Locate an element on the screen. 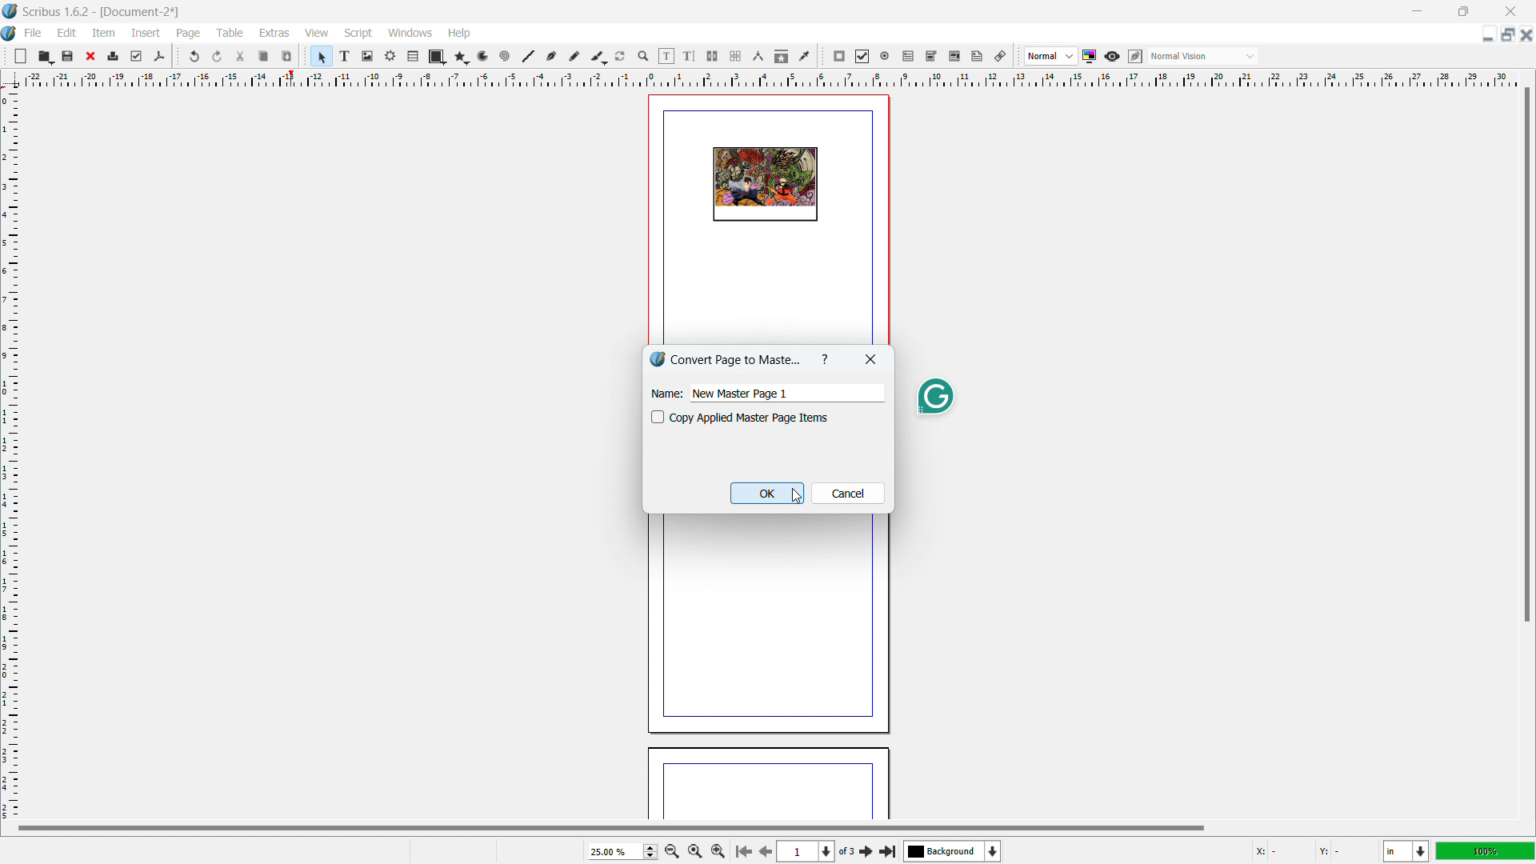  horizontal scrollbar is located at coordinates (611, 827).